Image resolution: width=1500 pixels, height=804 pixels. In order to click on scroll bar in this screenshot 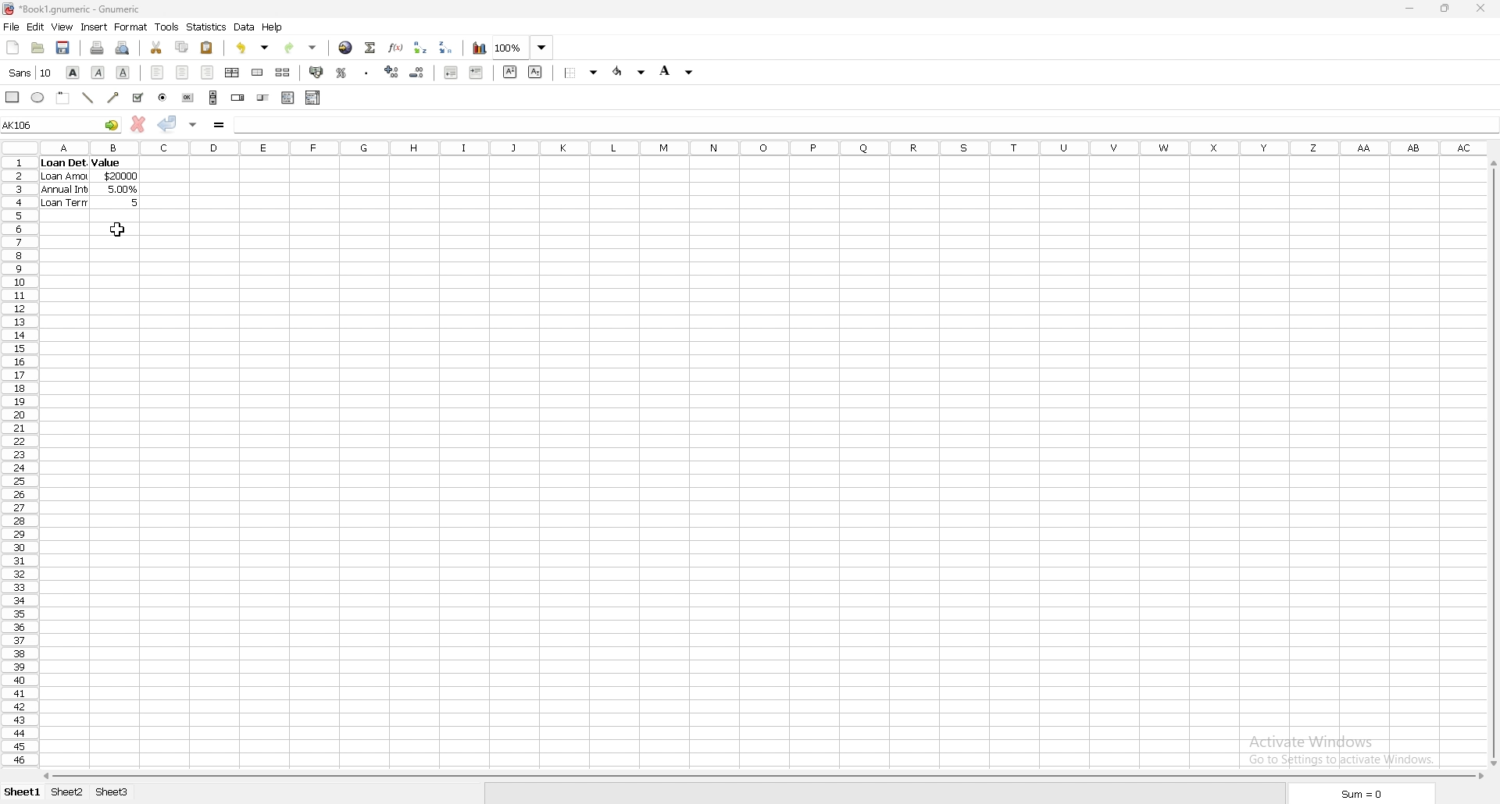, I will do `click(213, 97)`.